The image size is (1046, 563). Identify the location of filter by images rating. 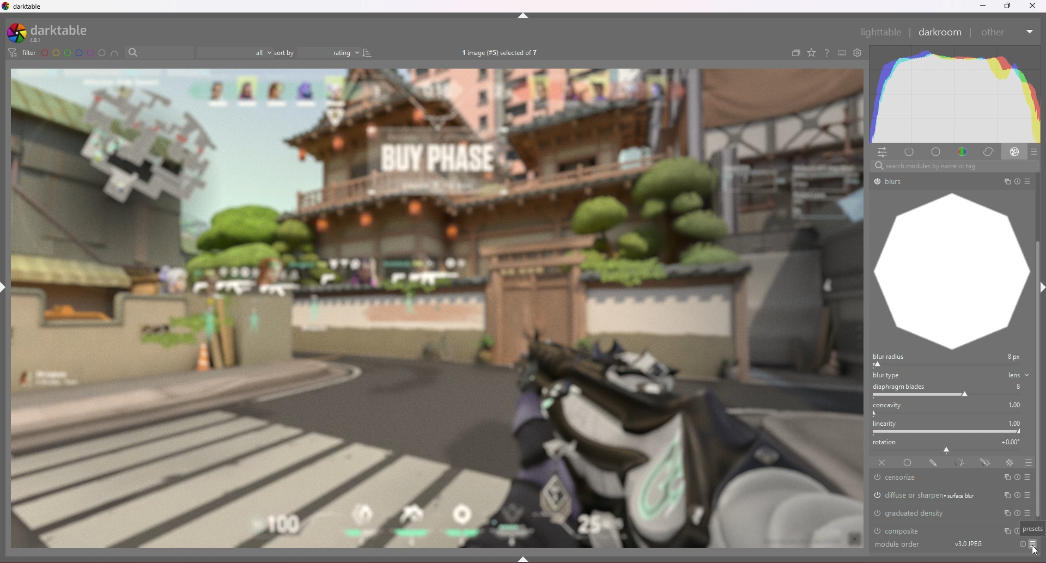
(235, 52).